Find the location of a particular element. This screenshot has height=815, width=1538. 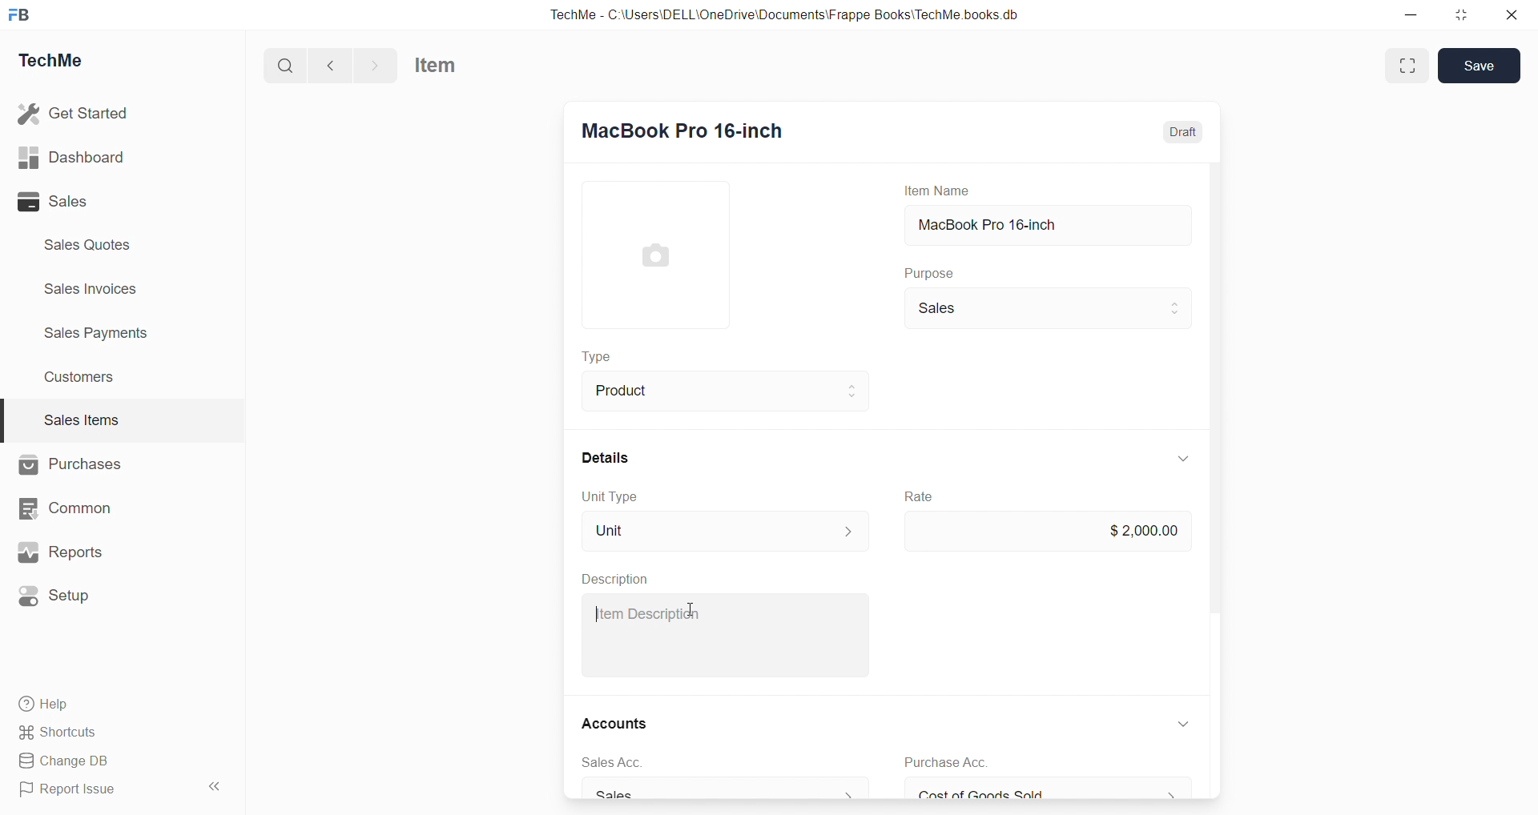

Product is located at coordinates (724, 391).